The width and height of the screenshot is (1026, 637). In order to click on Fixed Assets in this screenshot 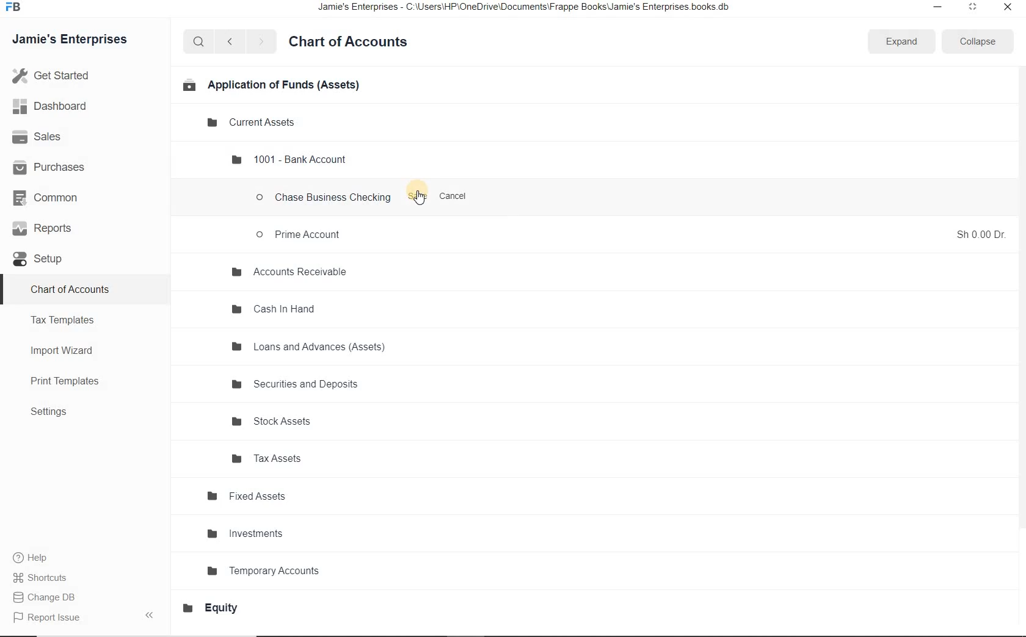, I will do `click(247, 497)`.